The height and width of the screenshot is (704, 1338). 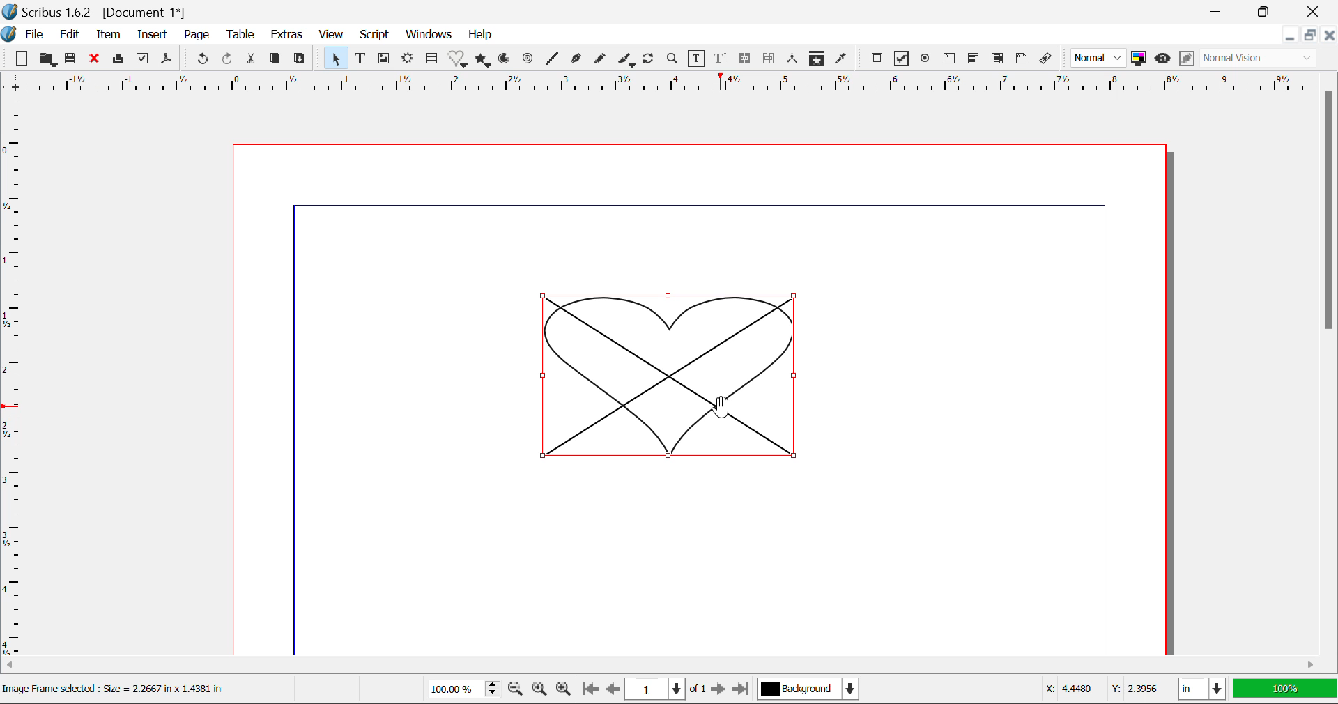 I want to click on Select, so click(x=335, y=59).